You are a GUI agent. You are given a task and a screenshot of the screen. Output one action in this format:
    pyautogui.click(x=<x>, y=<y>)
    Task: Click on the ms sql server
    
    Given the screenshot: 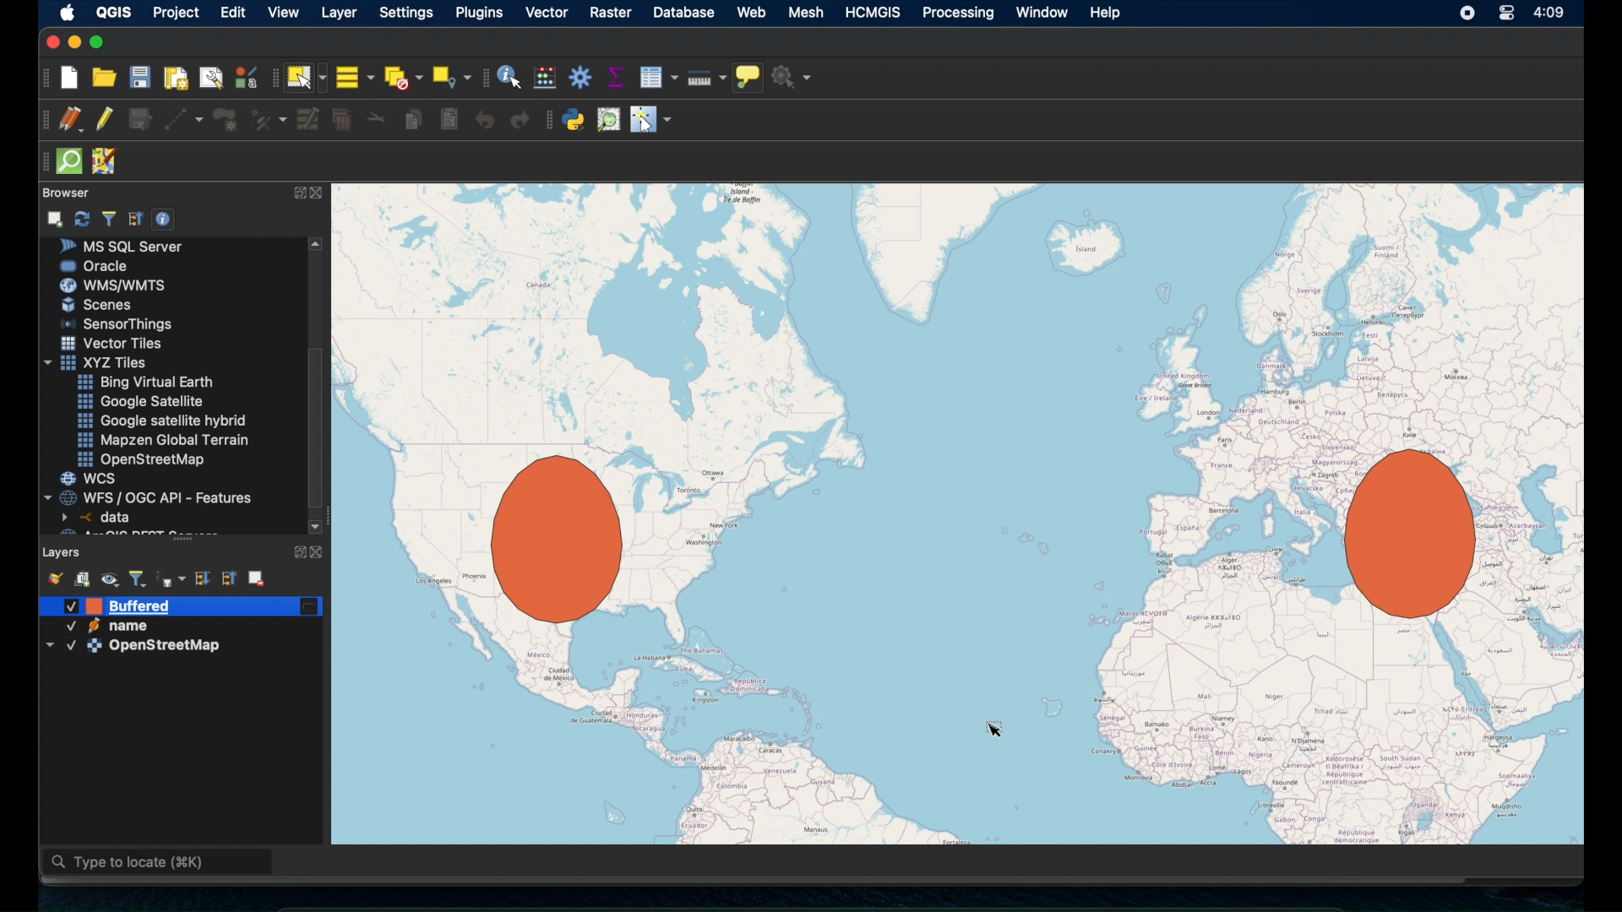 What is the action you would take?
    pyautogui.click(x=128, y=246)
    